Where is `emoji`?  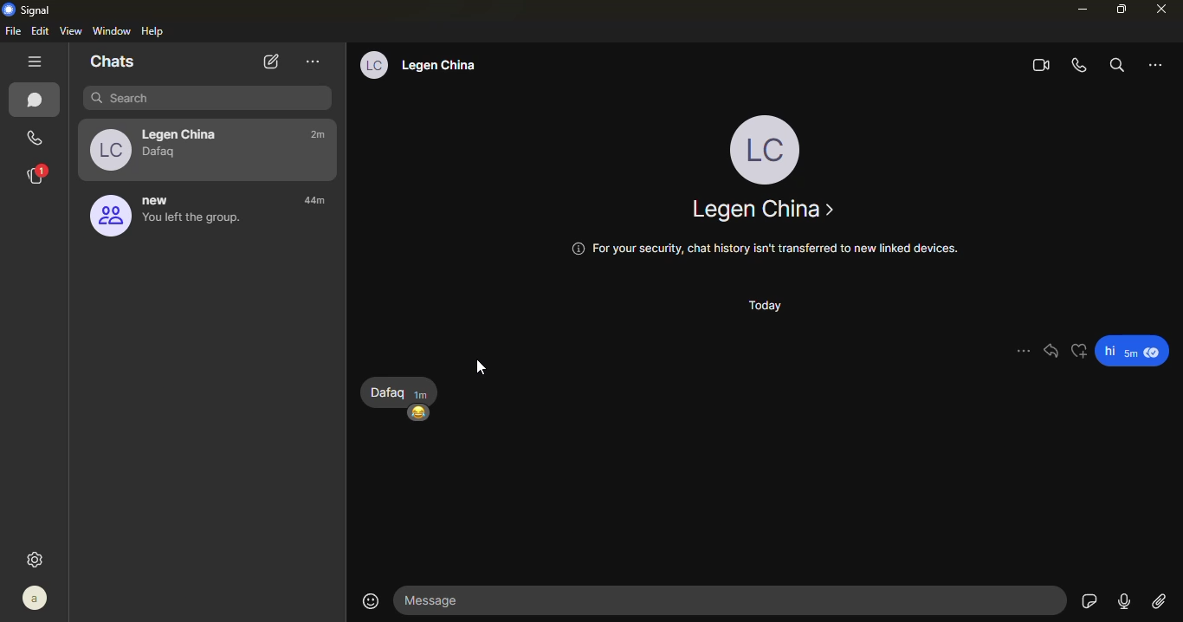 emoji is located at coordinates (371, 601).